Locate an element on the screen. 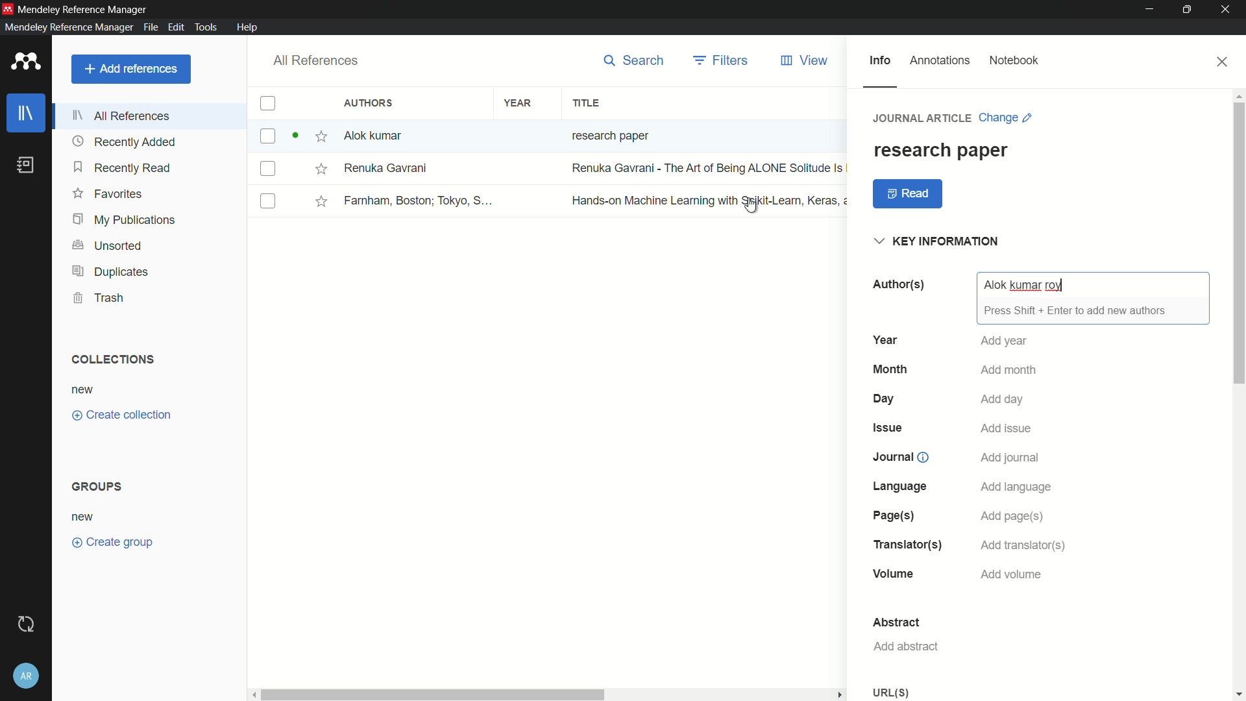 This screenshot has height=701, width=1246. app icon is located at coordinates (26, 62).